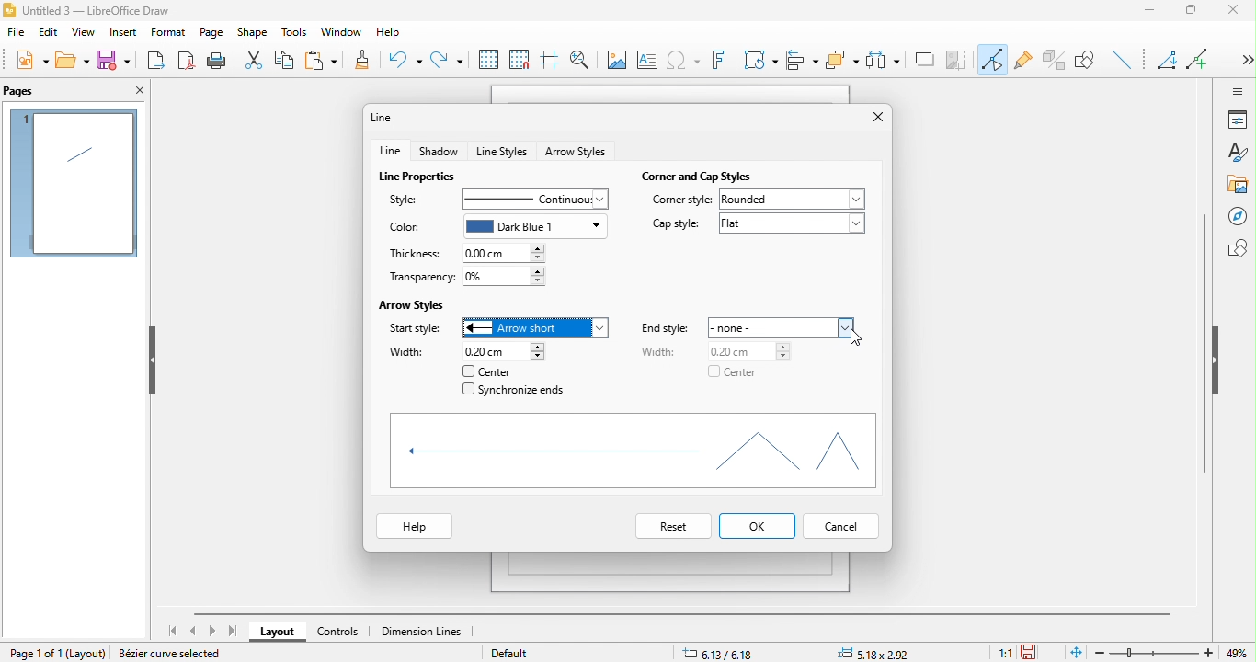 This screenshot has height=662, width=1256. Describe the element at coordinates (1170, 63) in the screenshot. I see `Angled line` at that location.